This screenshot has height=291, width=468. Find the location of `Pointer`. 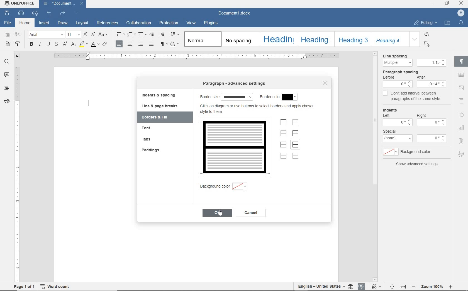

Pointer is located at coordinates (223, 215).